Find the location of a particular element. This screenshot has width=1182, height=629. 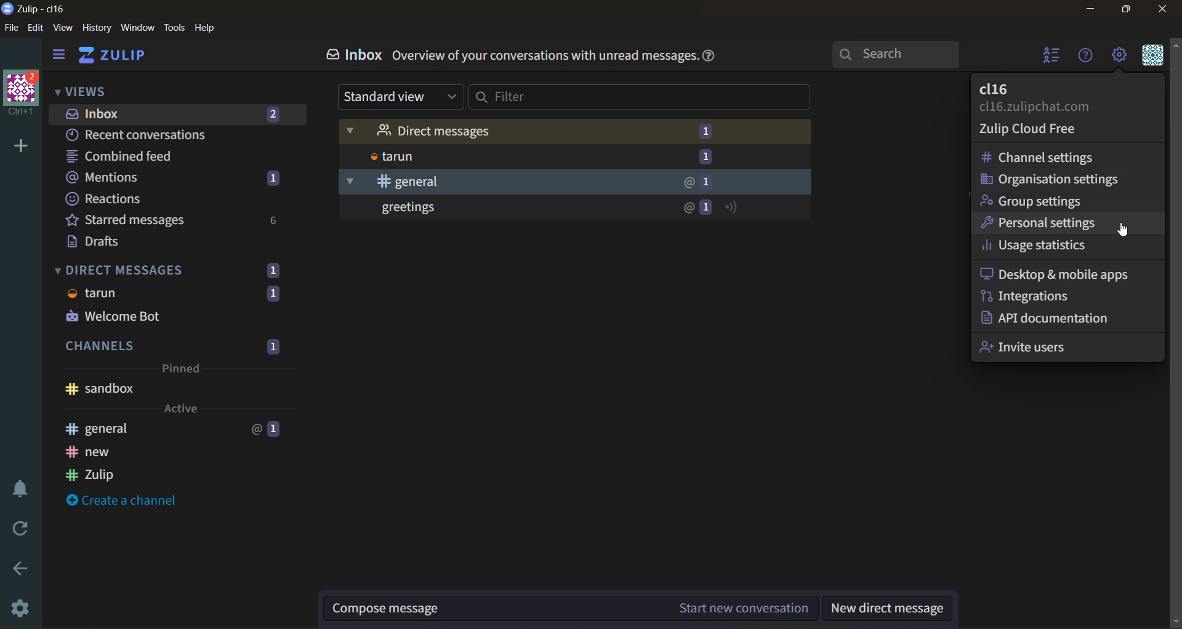

reload is located at coordinates (20, 529).